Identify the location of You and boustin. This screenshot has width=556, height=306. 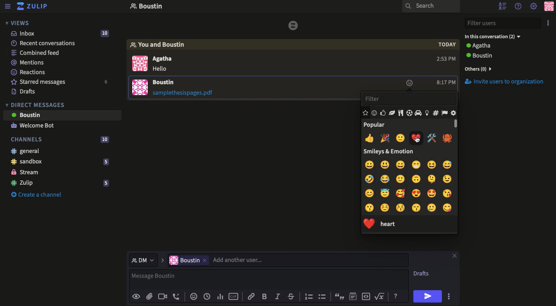
(161, 44).